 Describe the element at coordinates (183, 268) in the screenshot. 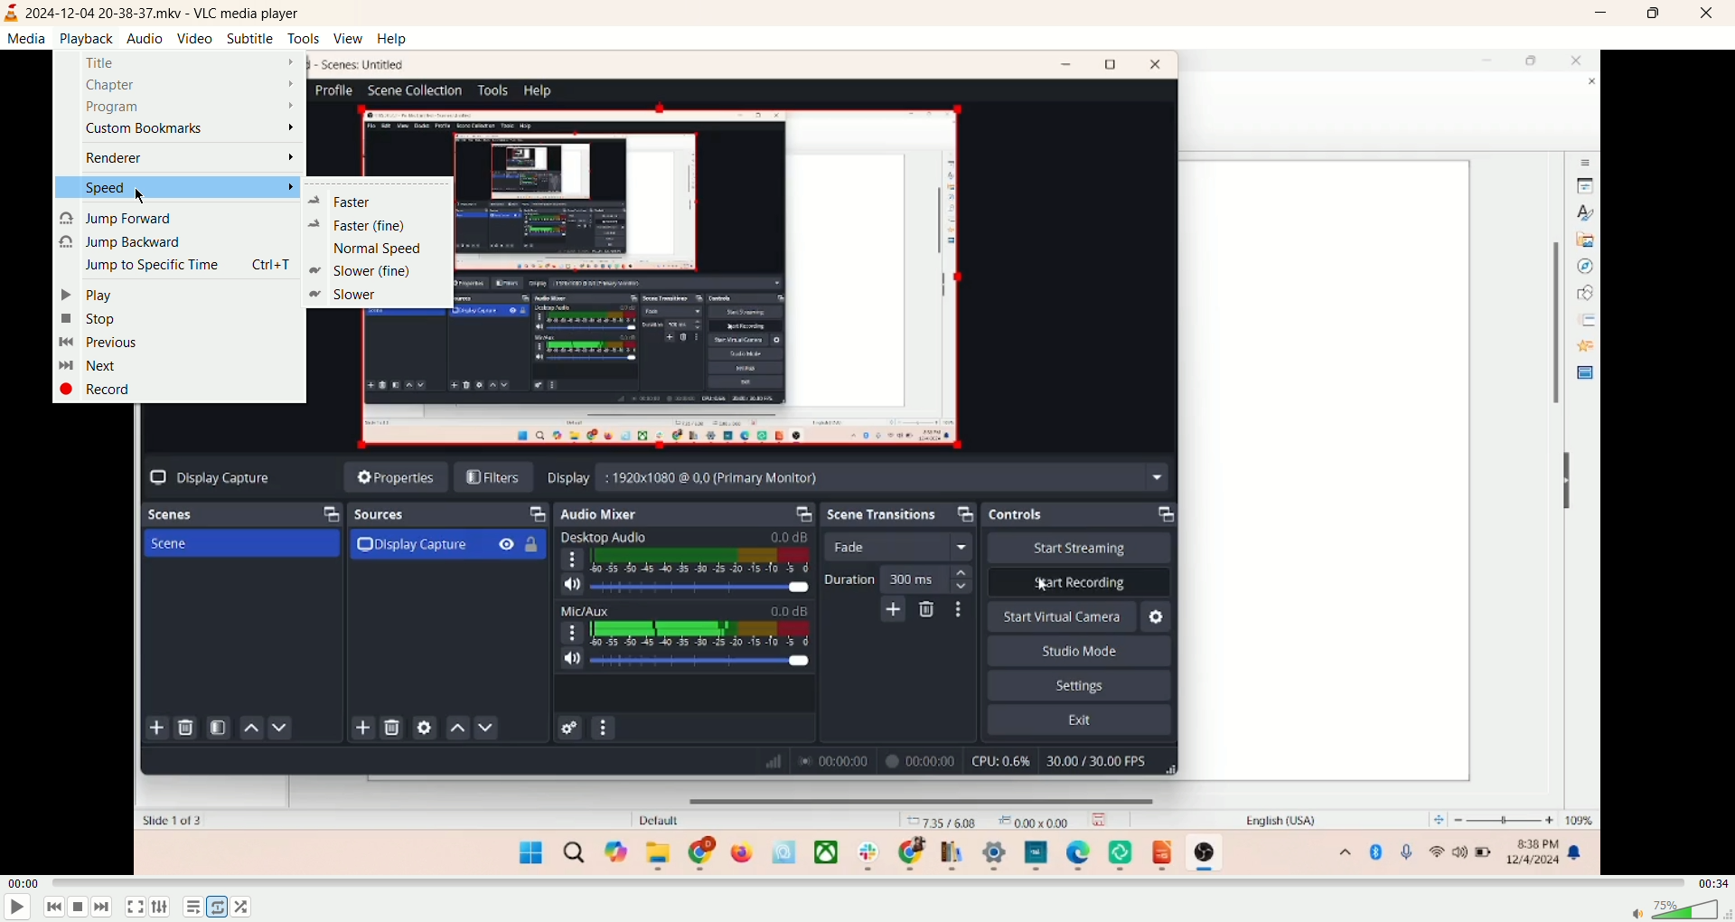

I see `jump to specific time` at that location.